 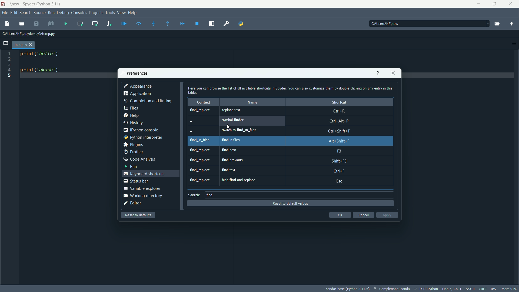 I want to click on help, so click(x=375, y=74).